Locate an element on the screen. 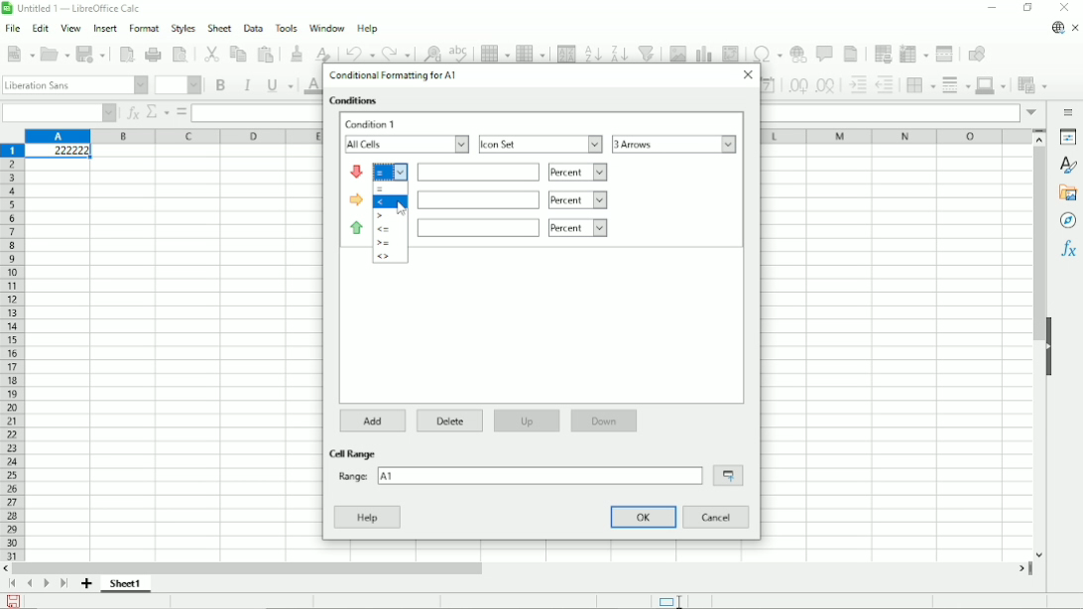  range: A1 is located at coordinates (518, 475).